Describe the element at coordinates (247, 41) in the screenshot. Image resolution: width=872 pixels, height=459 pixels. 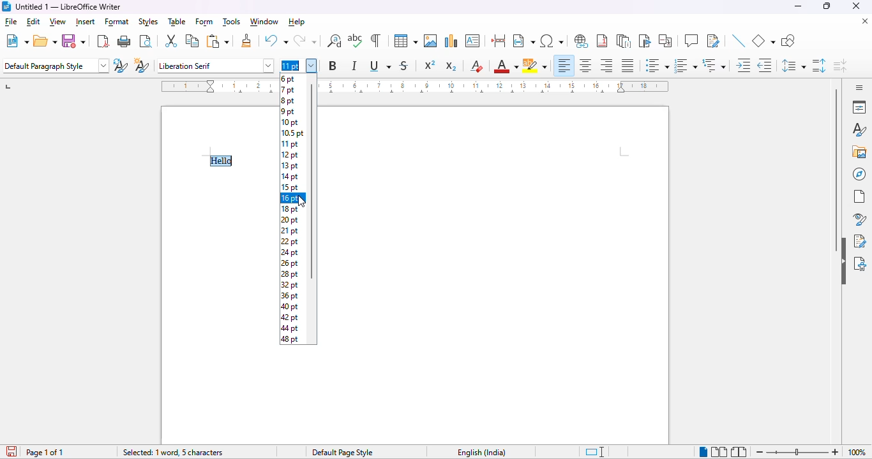
I see `clone formatting` at that location.